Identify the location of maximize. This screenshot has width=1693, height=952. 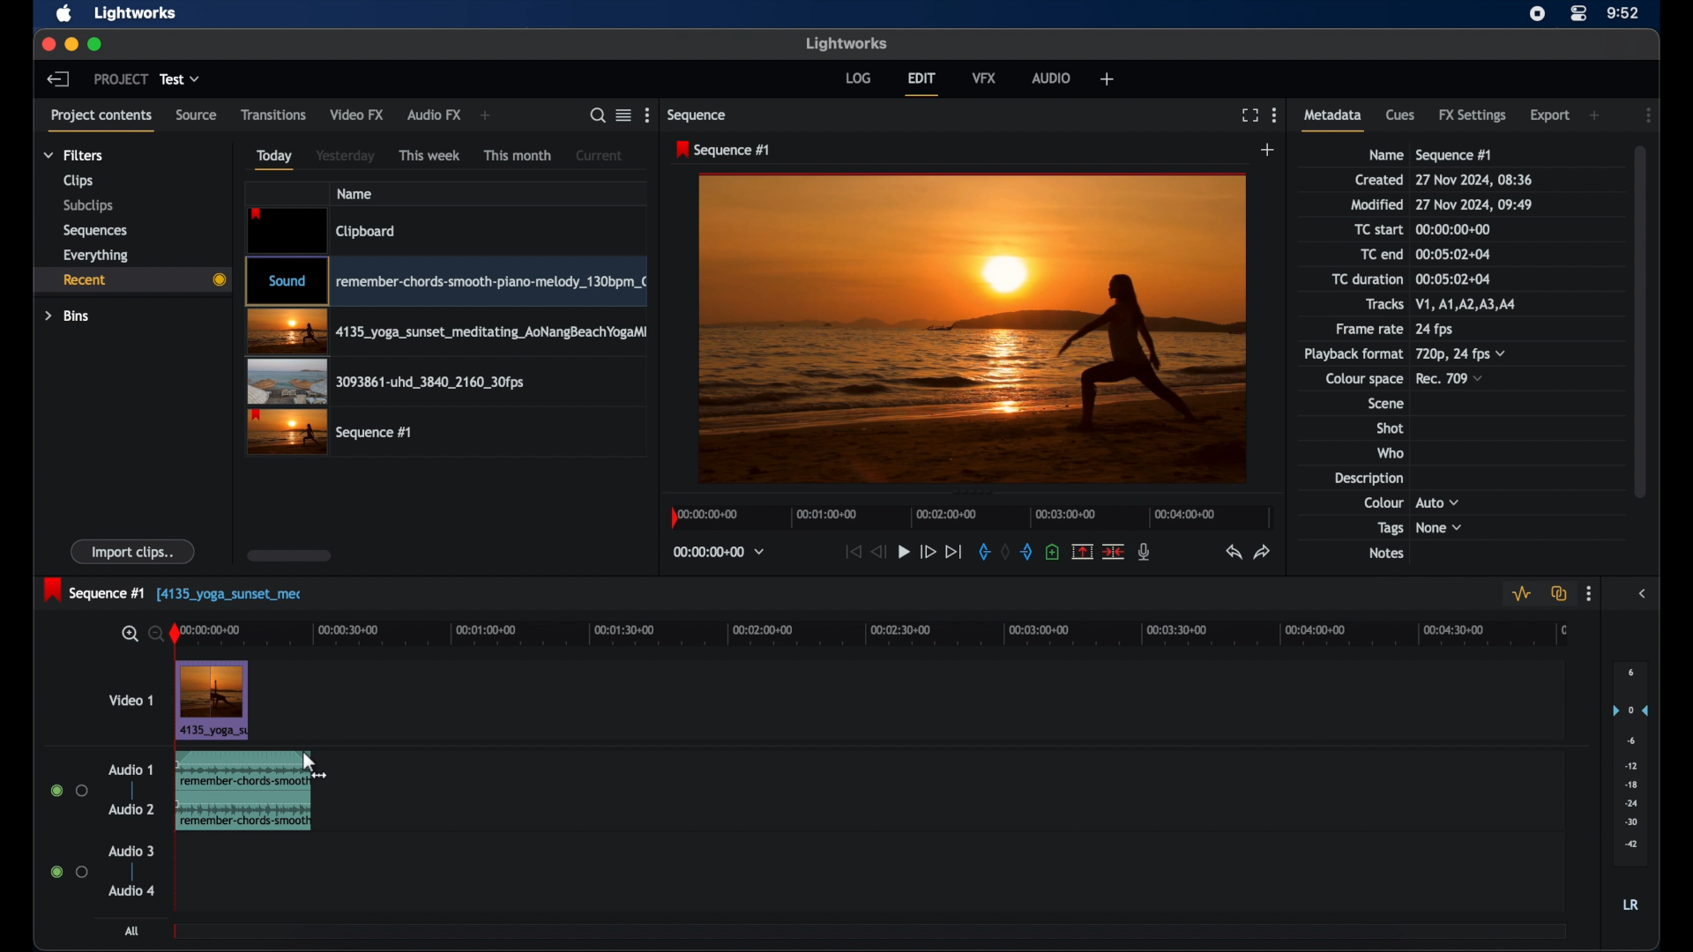
(96, 44).